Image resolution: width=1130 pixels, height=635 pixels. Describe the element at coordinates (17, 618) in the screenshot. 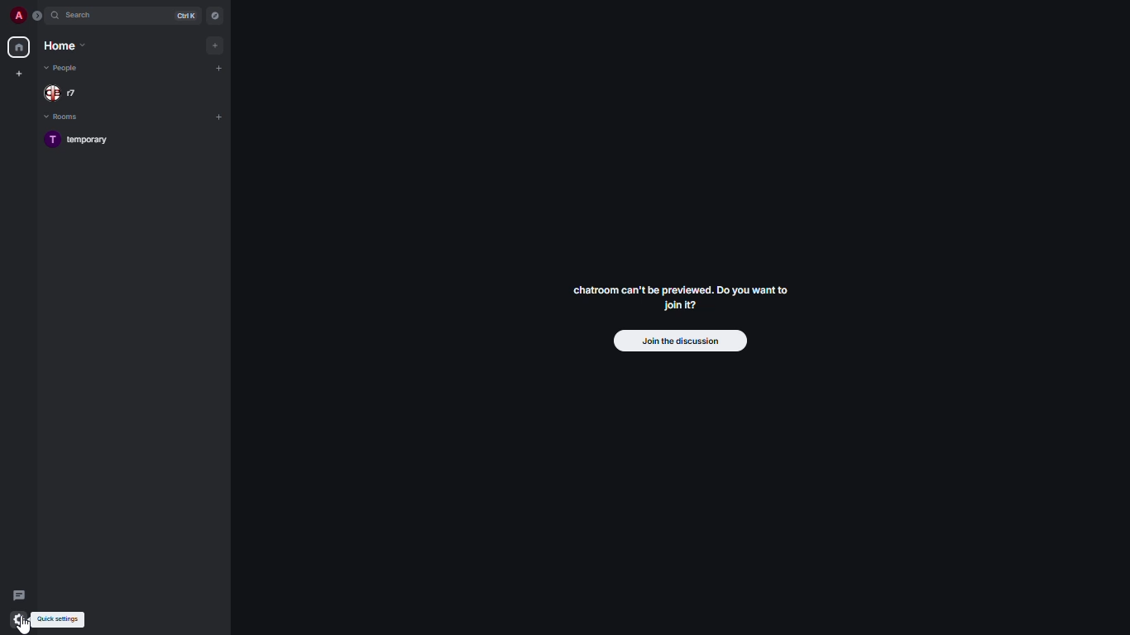

I see `quick settings` at that location.